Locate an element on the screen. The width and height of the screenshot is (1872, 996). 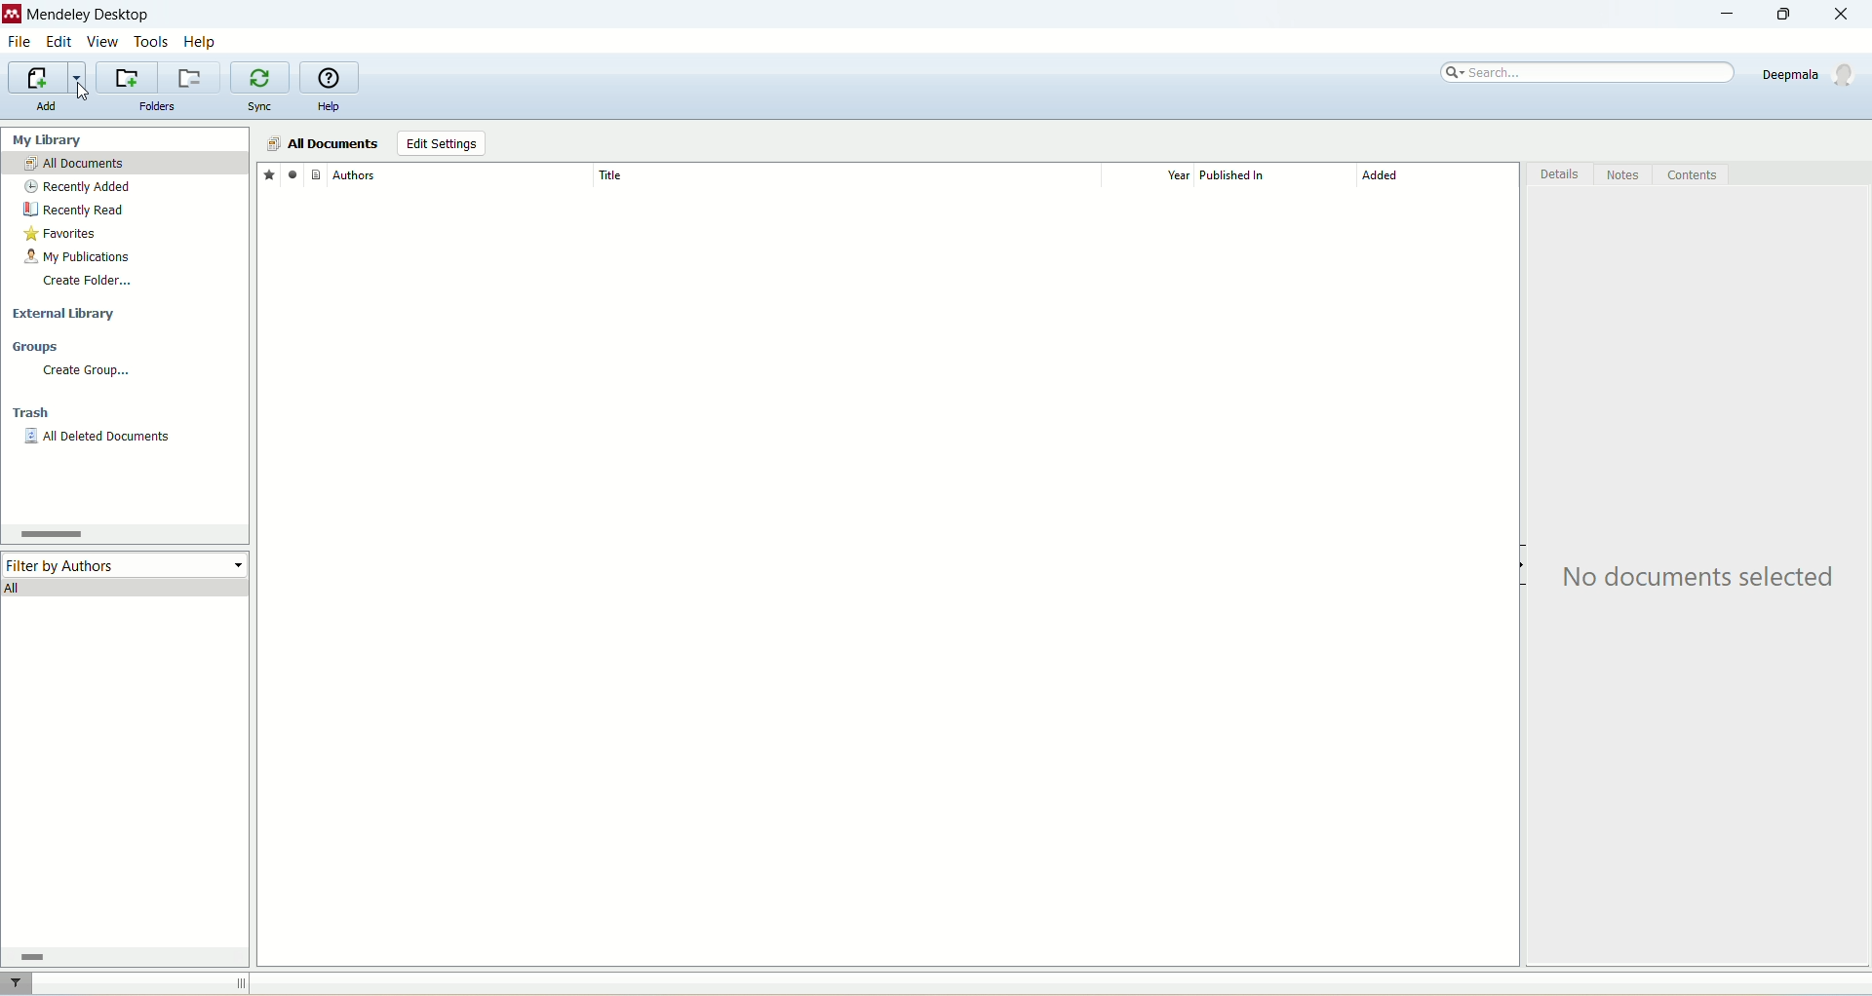
create a new folder is located at coordinates (127, 78).